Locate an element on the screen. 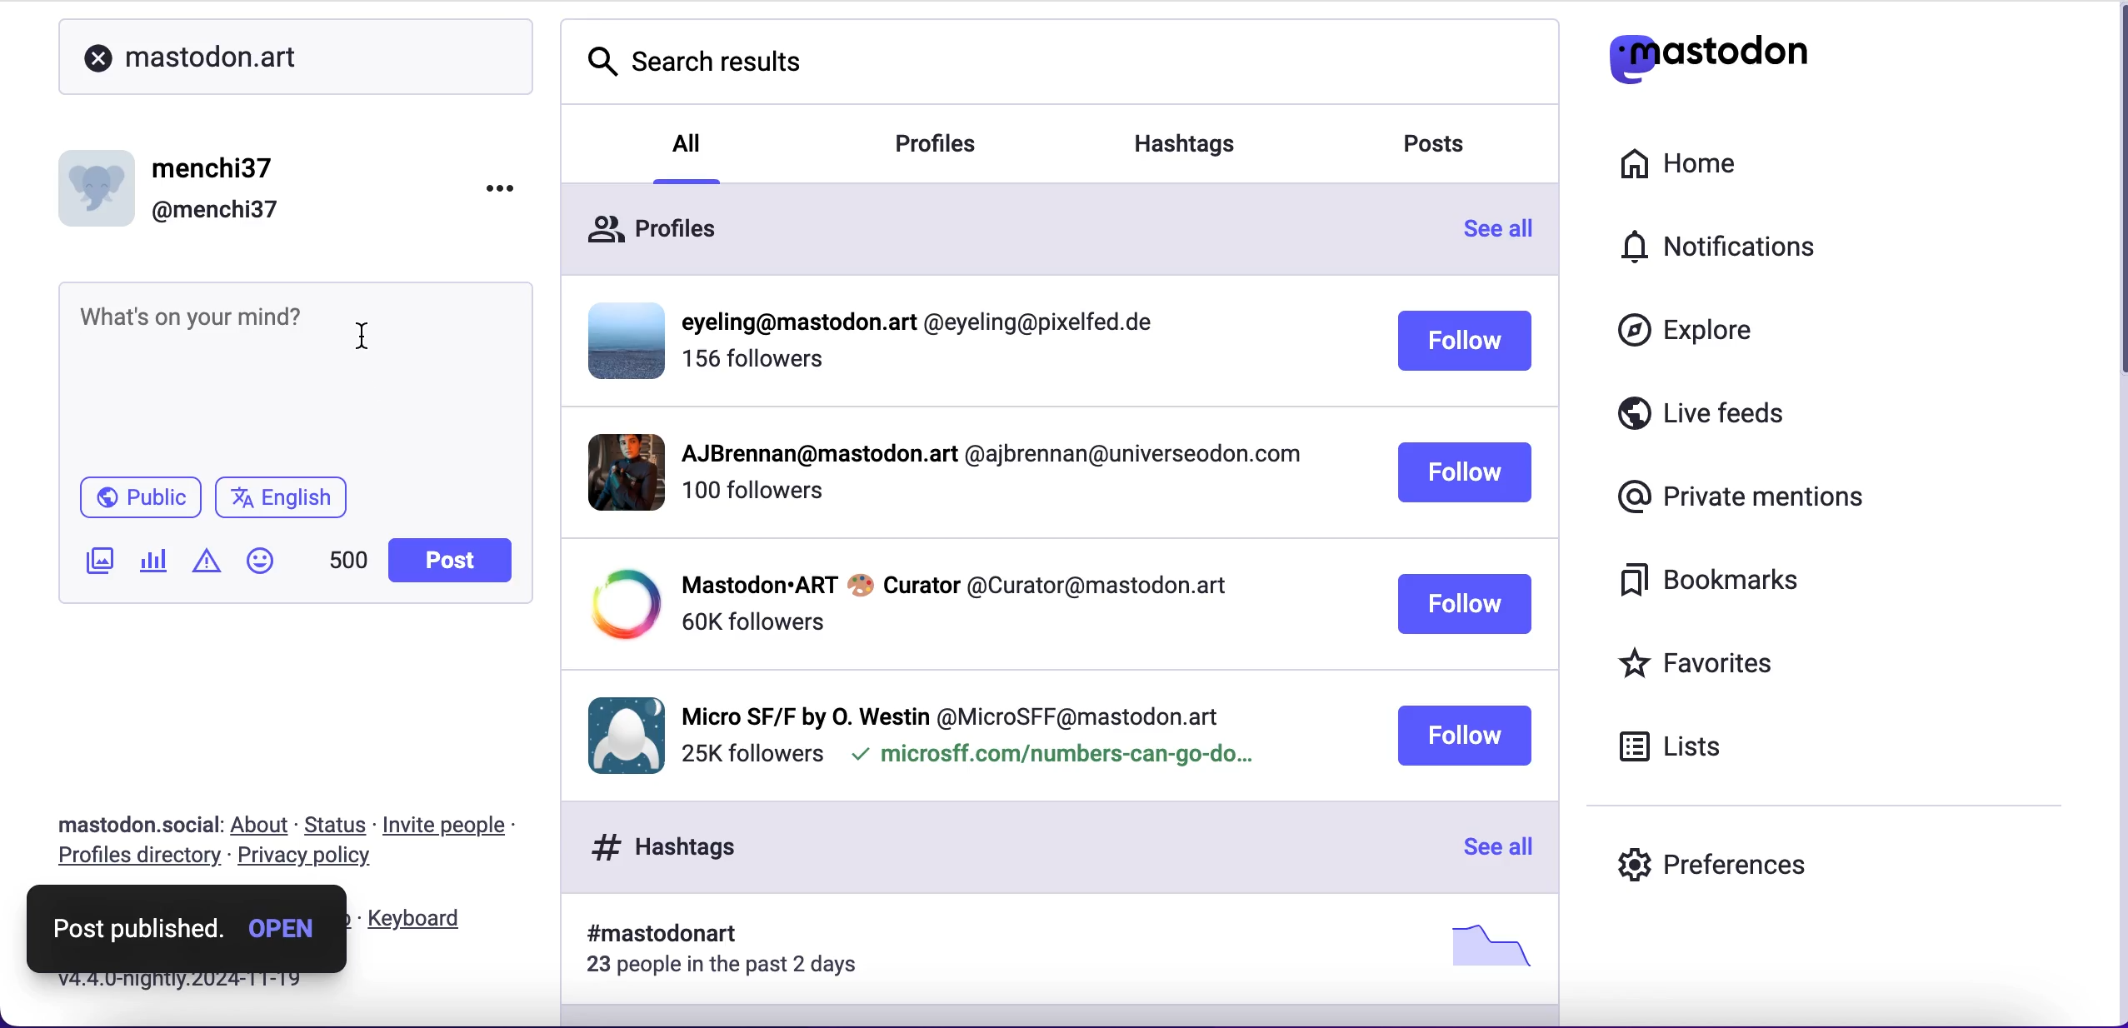  followers is located at coordinates (751, 755).